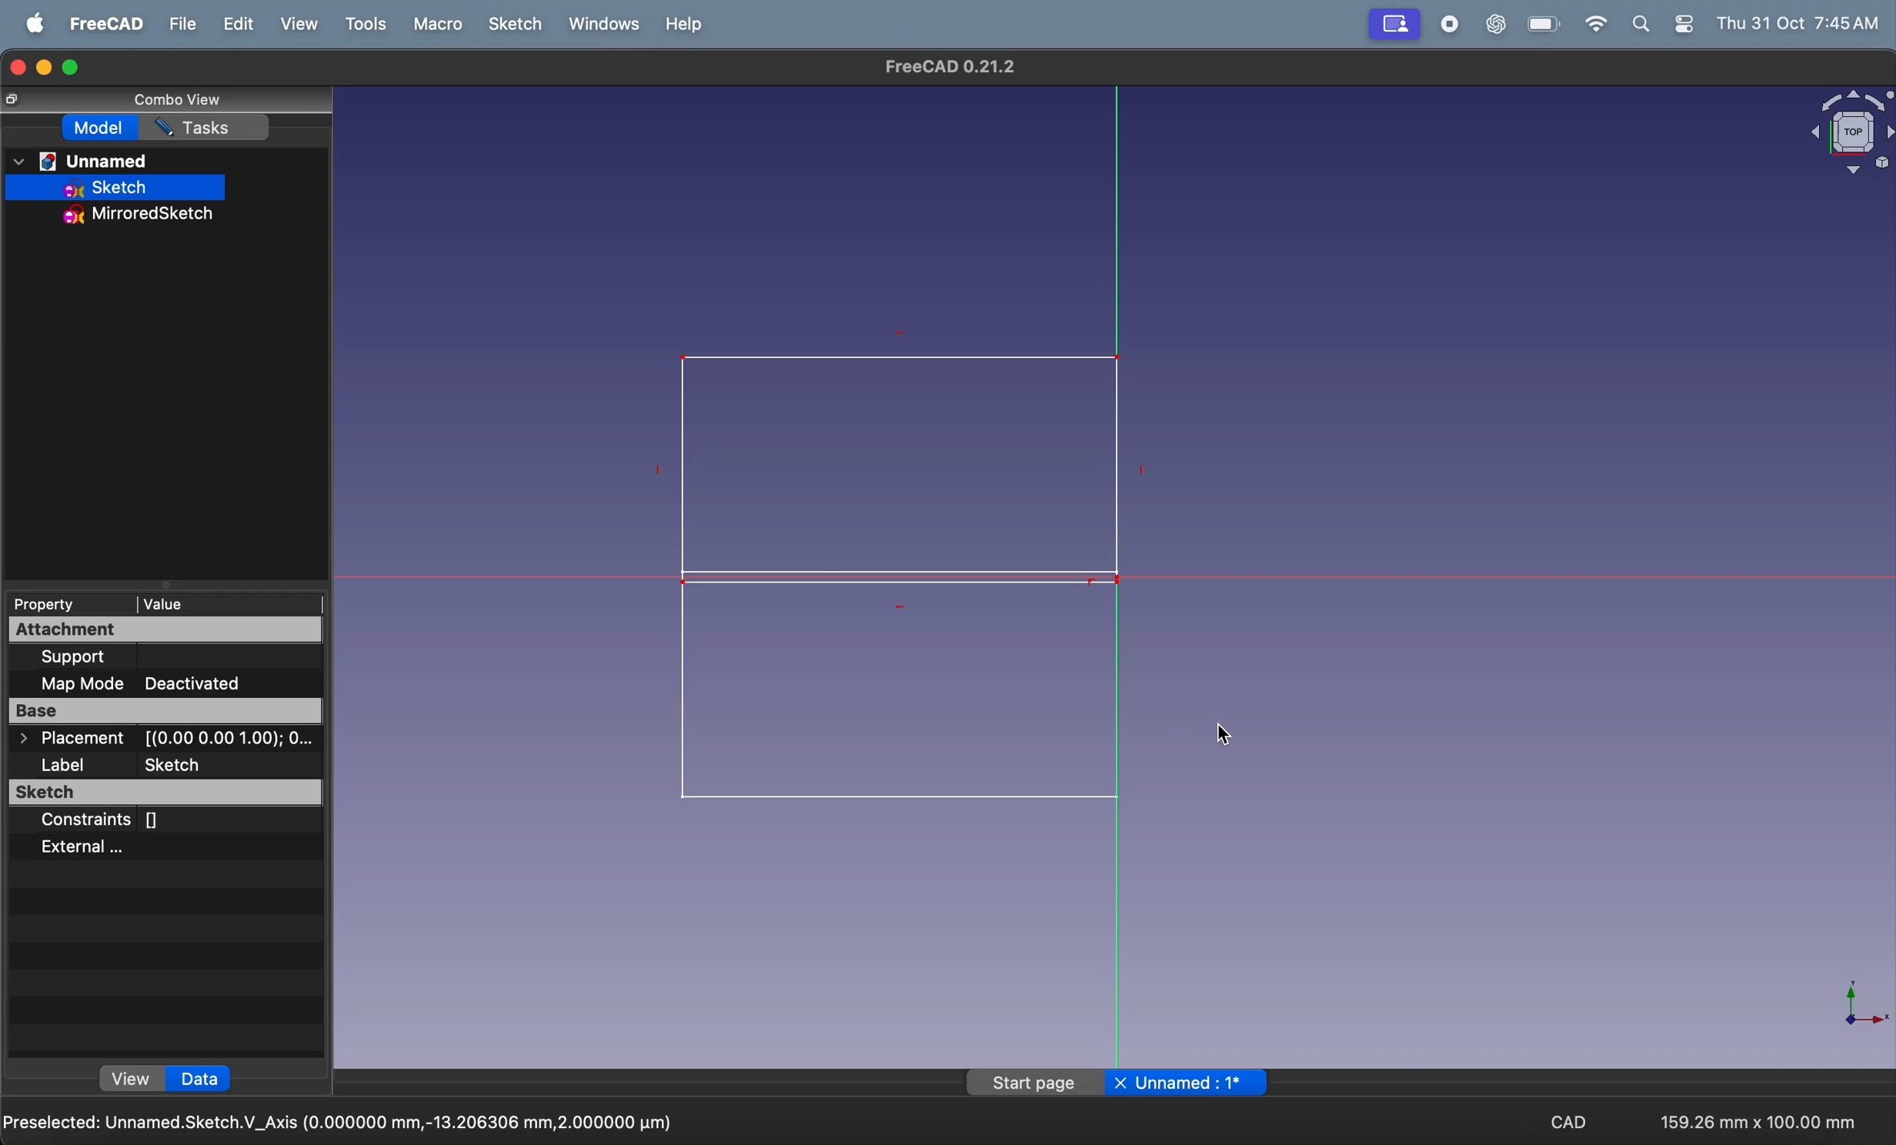 The height and width of the screenshot is (1145, 1896). I want to click on view, so click(293, 24).